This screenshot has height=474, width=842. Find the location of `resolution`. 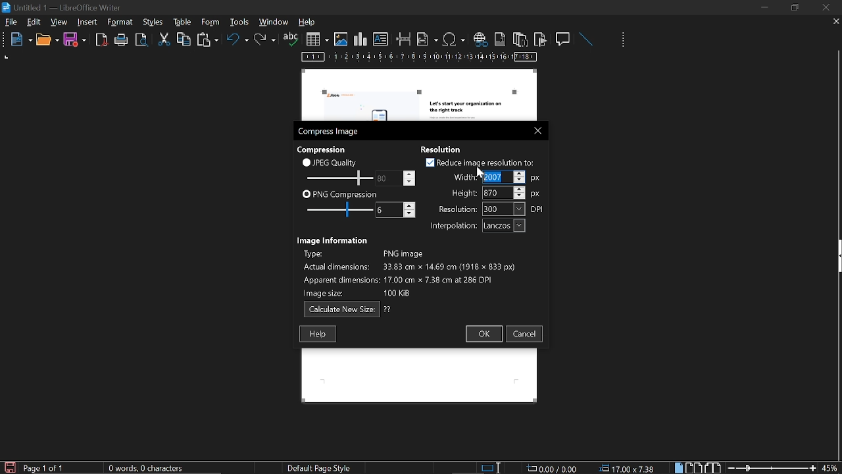

resolution is located at coordinates (491, 209).